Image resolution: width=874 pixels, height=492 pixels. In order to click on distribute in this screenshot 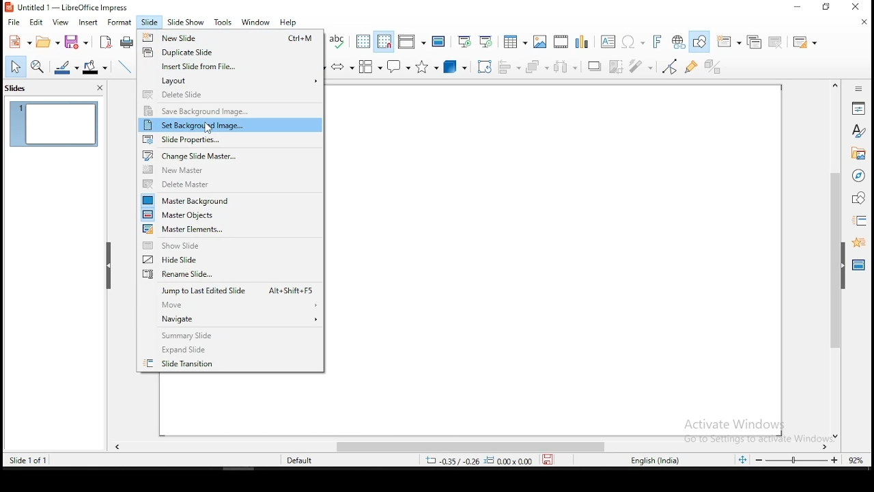, I will do `click(566, 68)`.